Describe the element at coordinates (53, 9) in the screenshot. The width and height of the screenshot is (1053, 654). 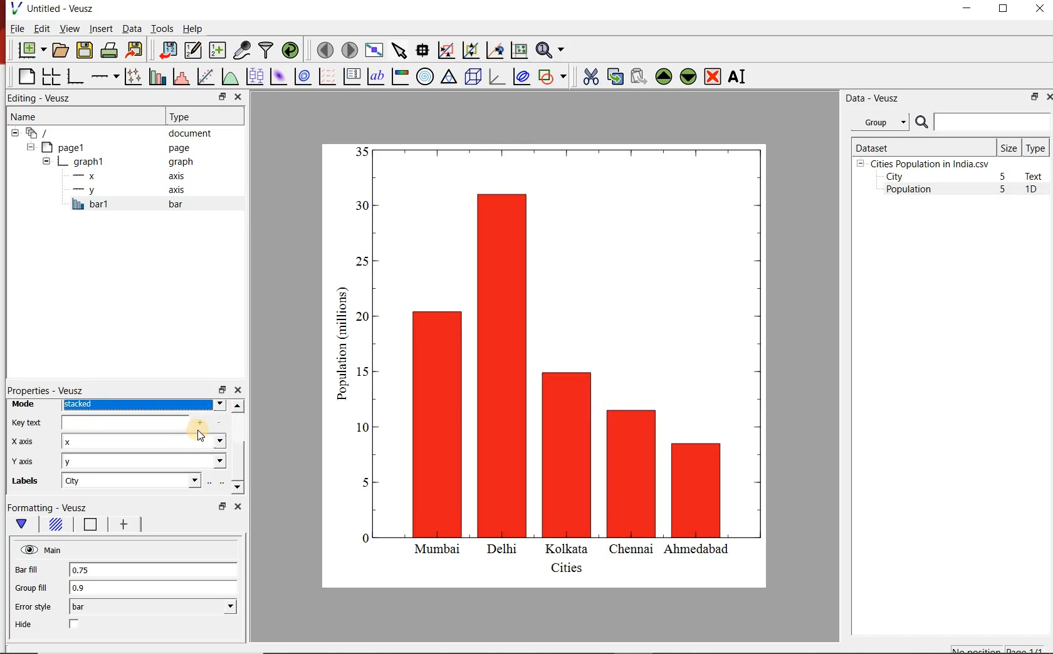
I see `Untitled-Veusz` at that location.